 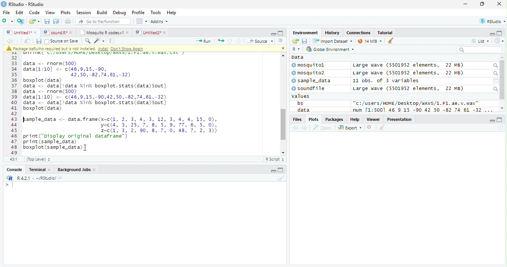 What do you see at coordinates (28, 41) in the screenshot?
I see `Show in new window` at bounding box center [28, 41].